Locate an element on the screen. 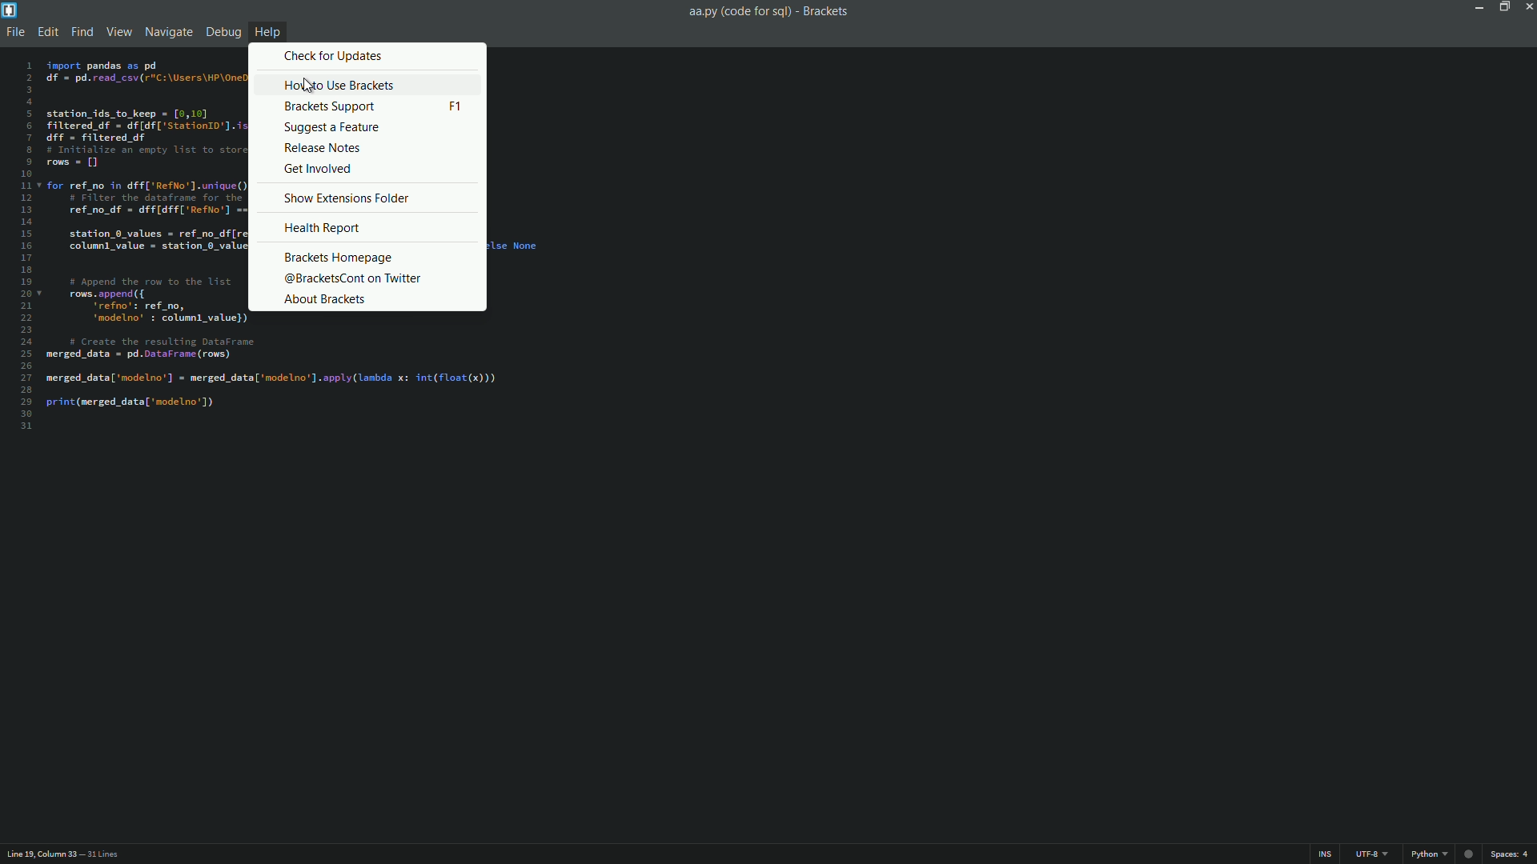 The image size is (1537, 864). edit menu is located at coordinates (48, 32).